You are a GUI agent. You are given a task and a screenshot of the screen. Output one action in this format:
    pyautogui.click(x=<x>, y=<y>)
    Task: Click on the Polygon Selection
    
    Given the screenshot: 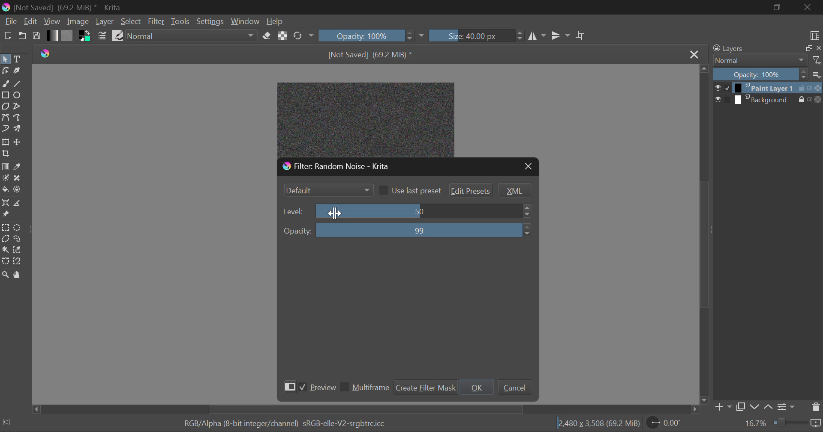 What is the action you would take?
    pyautogui.click(x=5, y=239)
    